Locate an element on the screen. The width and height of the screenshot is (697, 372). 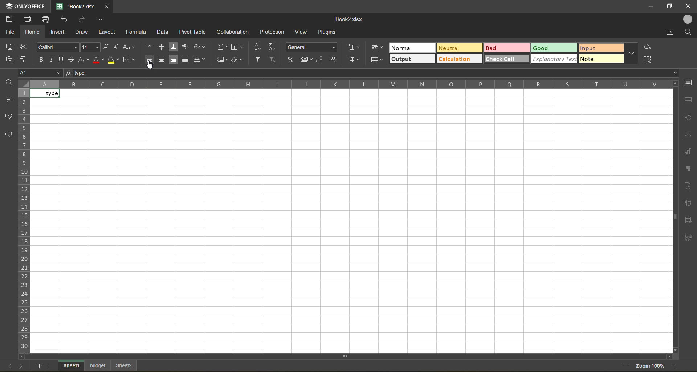
increment size is located at coordinates (107, 46).